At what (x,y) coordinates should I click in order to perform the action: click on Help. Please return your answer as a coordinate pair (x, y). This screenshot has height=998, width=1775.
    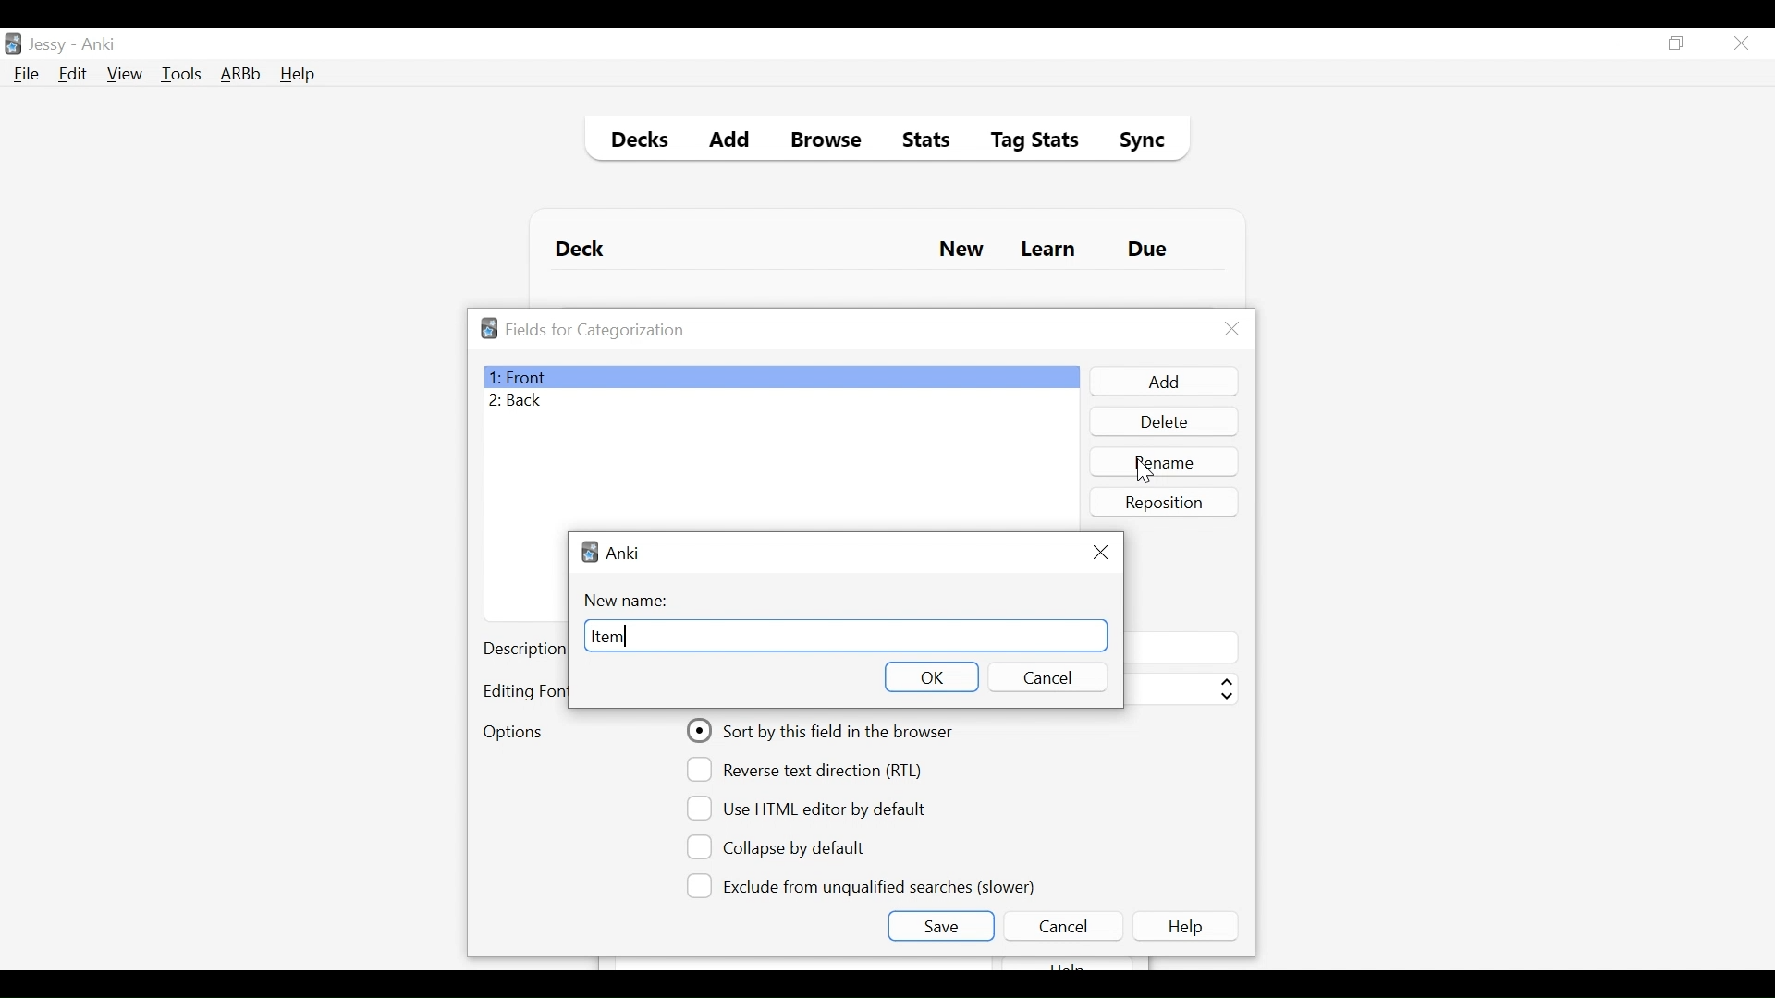
    Looking at the image, I should click on (297, 76).